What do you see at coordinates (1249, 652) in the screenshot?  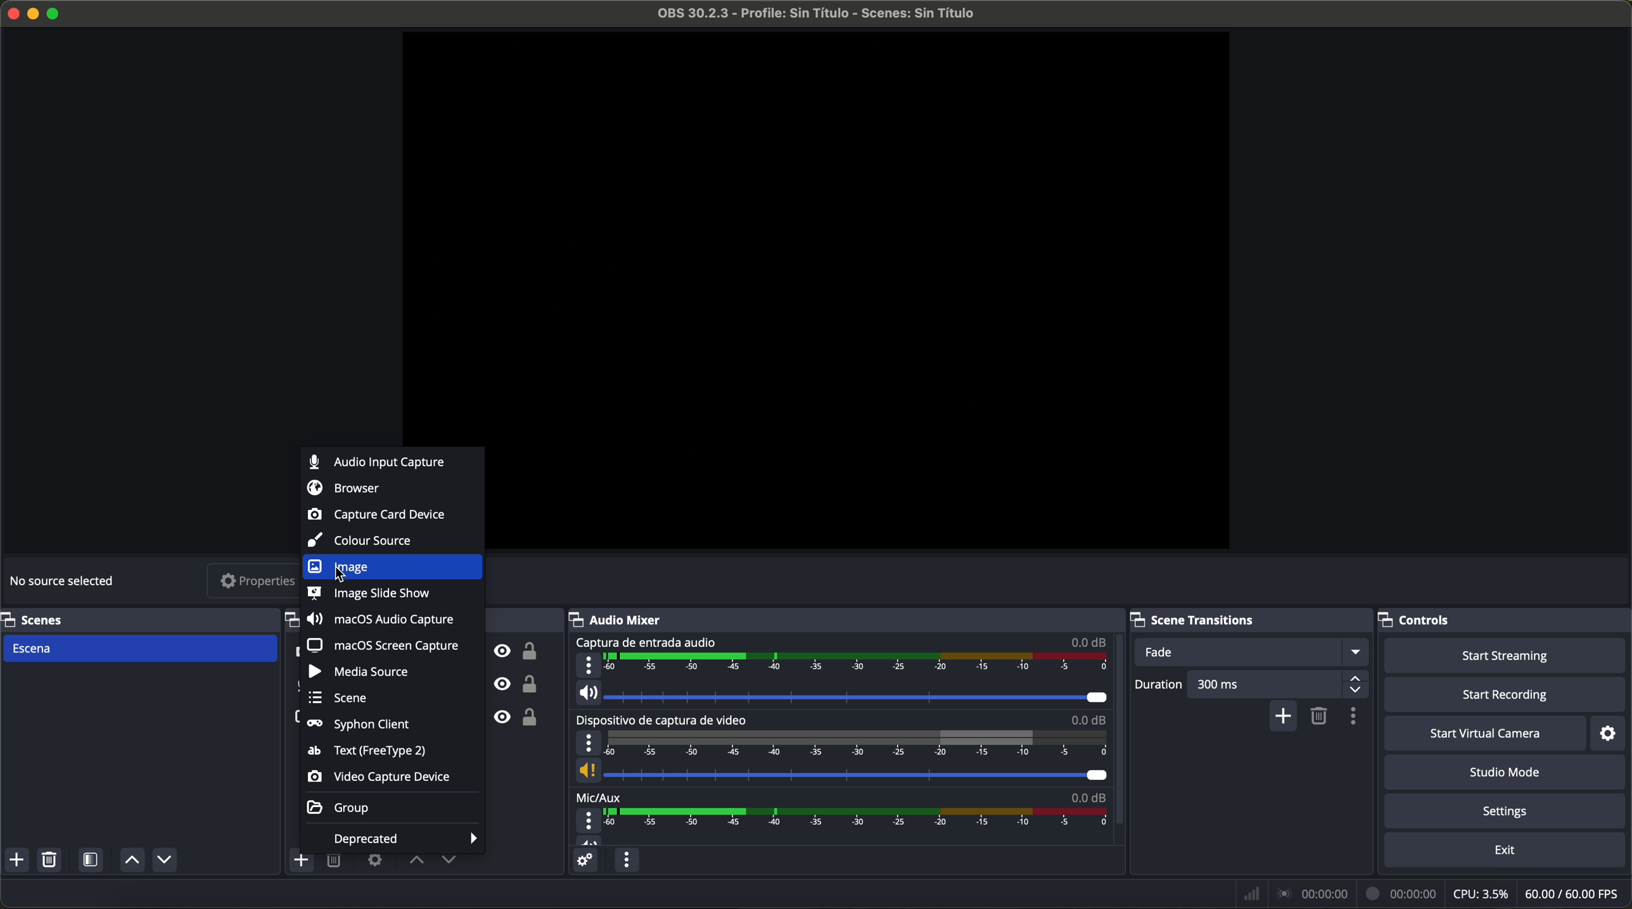 I see `fade` at bounding box center [1249, 652].